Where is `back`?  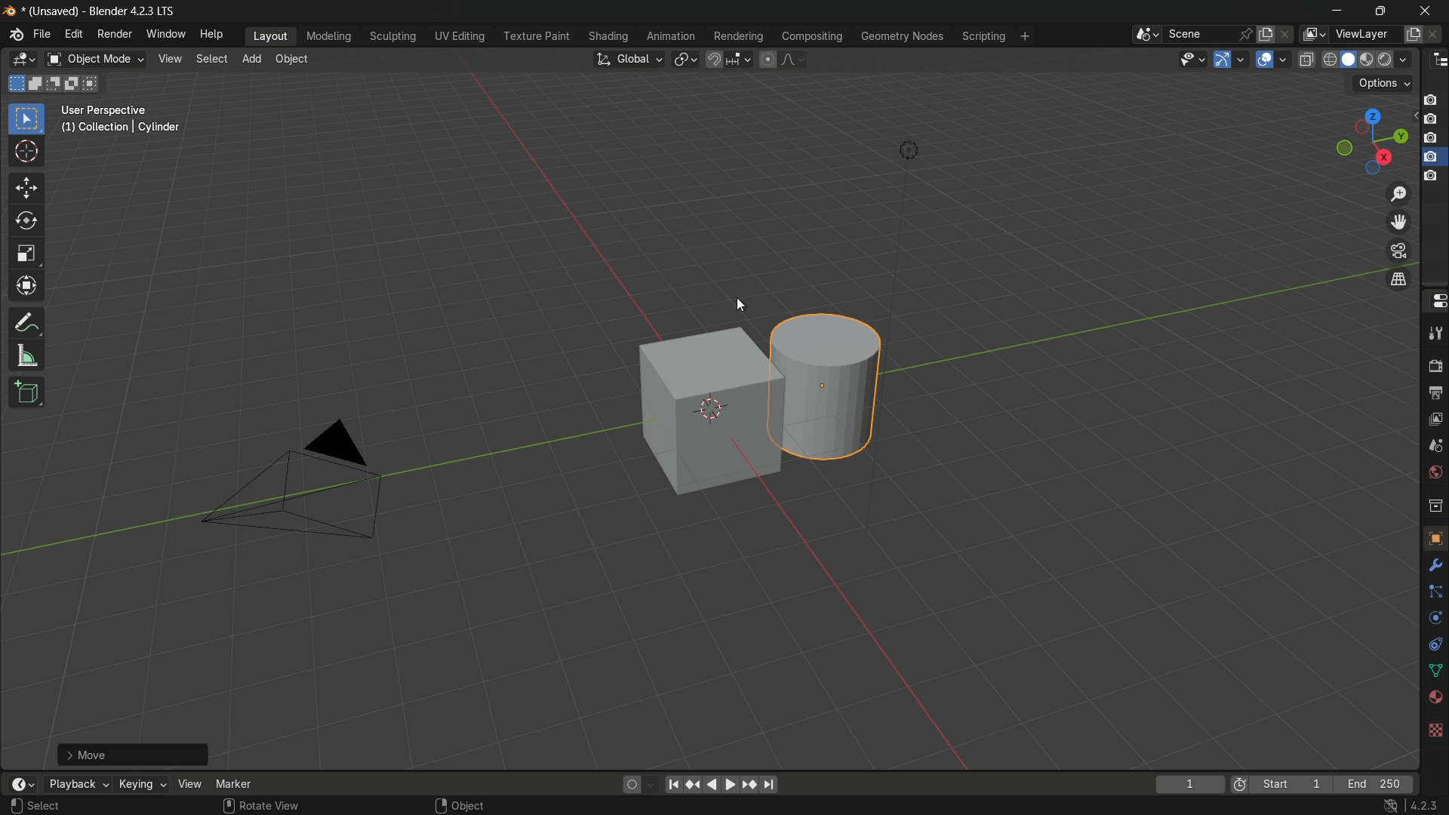
back is located at coordinates (710, 786).